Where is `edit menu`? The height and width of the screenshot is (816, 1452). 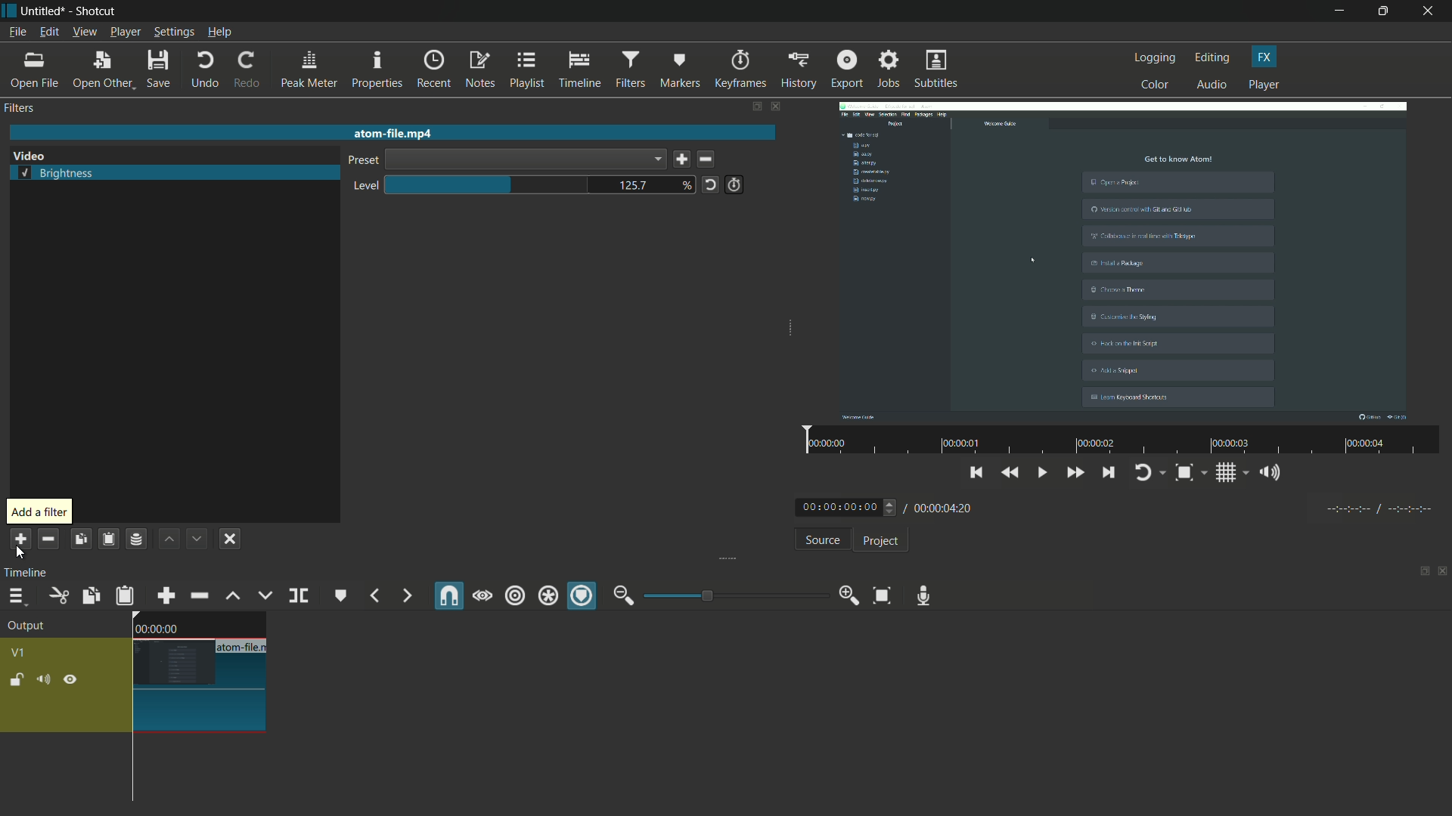
edit menu is located at coordinates (47, 32).